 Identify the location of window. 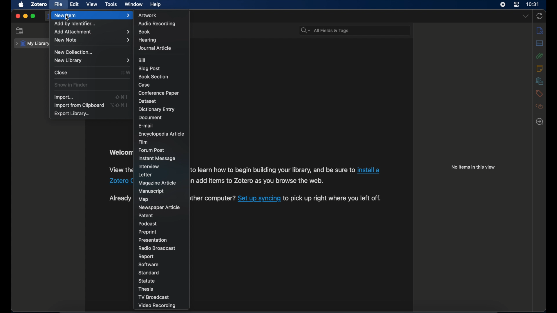
(134, 4).